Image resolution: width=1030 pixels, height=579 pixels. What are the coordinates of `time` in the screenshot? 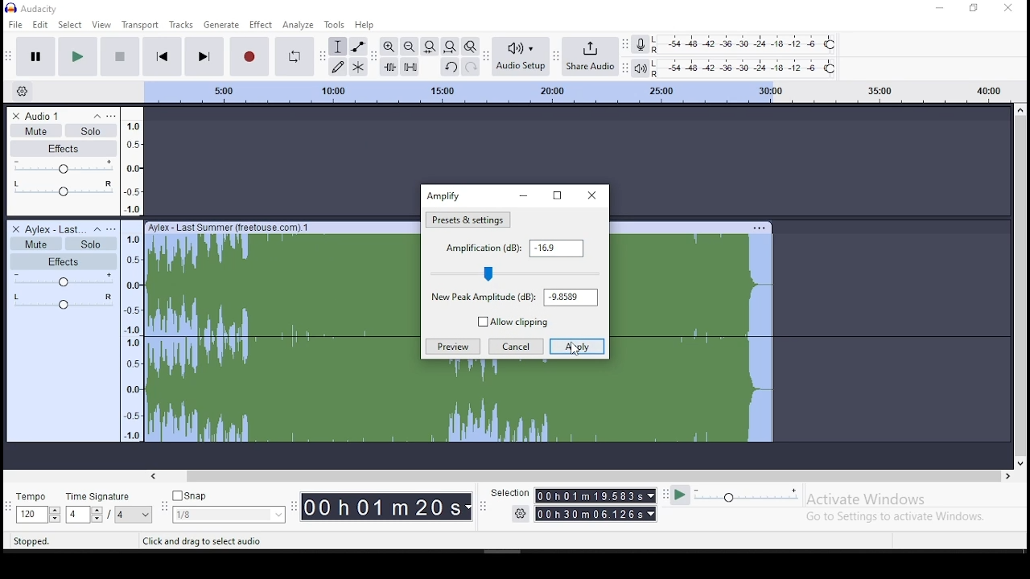 It's located at (388, 508).